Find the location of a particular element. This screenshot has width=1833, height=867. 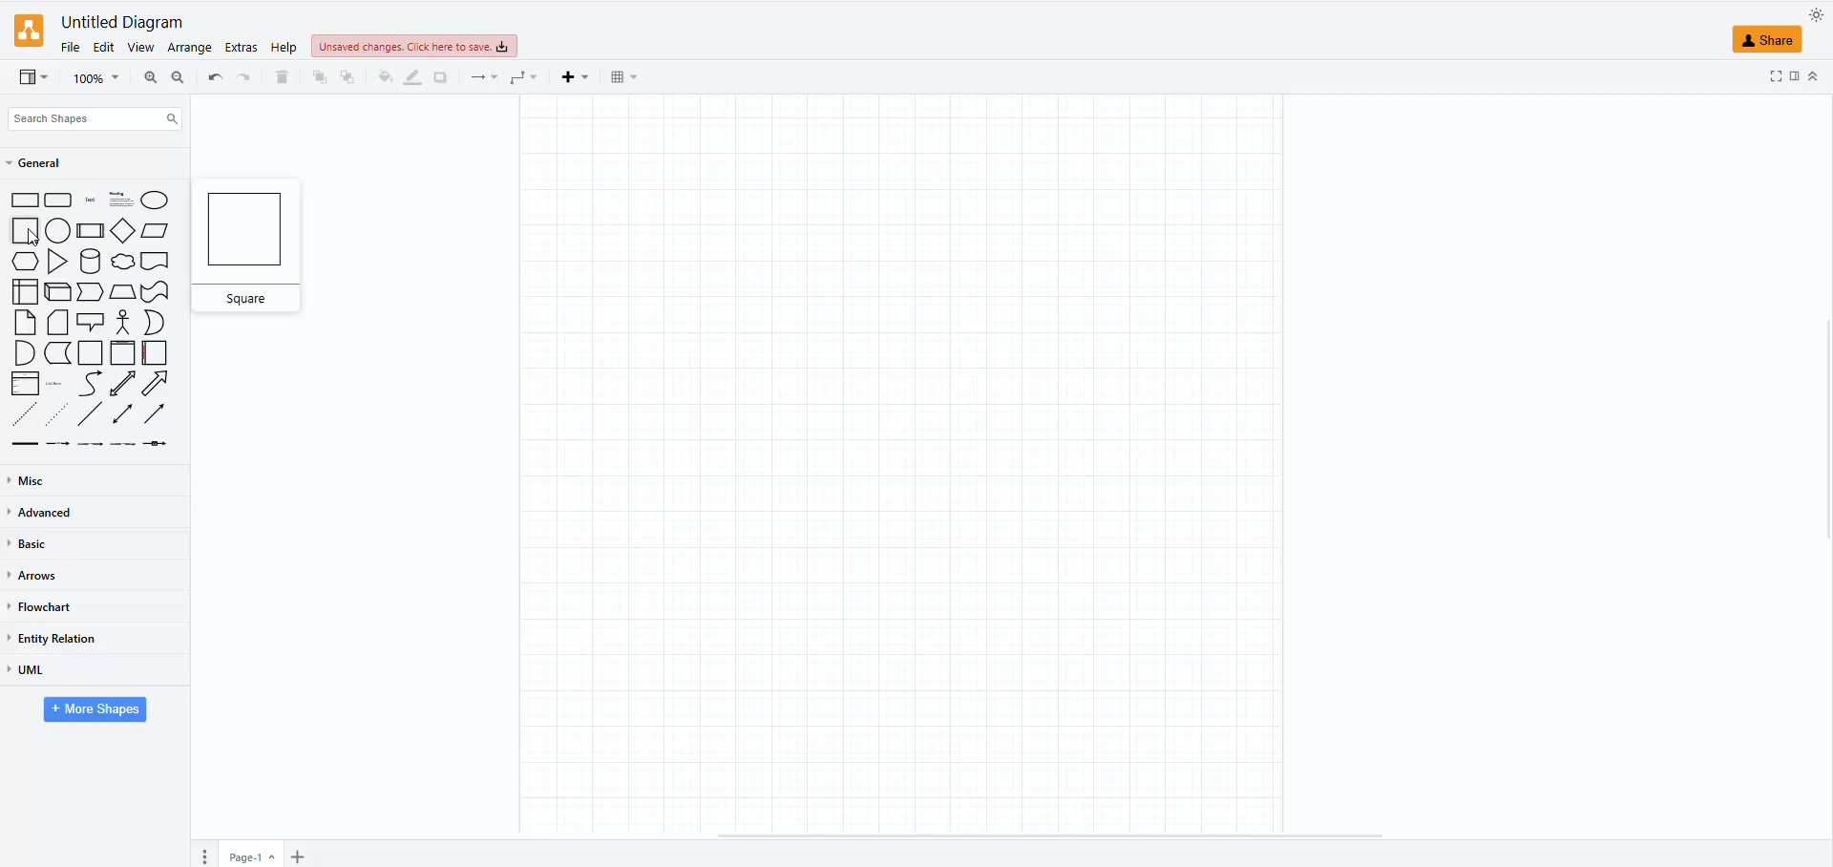

fill color is located at coordinates (380, 81).